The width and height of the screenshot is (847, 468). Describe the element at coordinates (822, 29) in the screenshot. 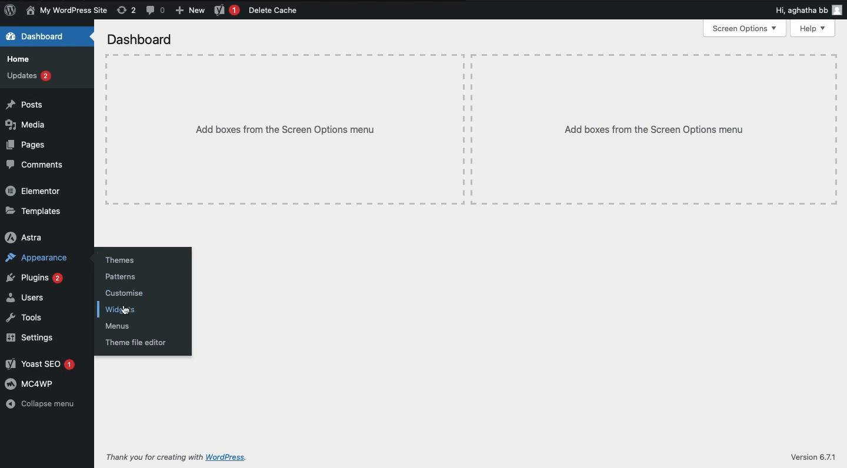

I see `` at that location.